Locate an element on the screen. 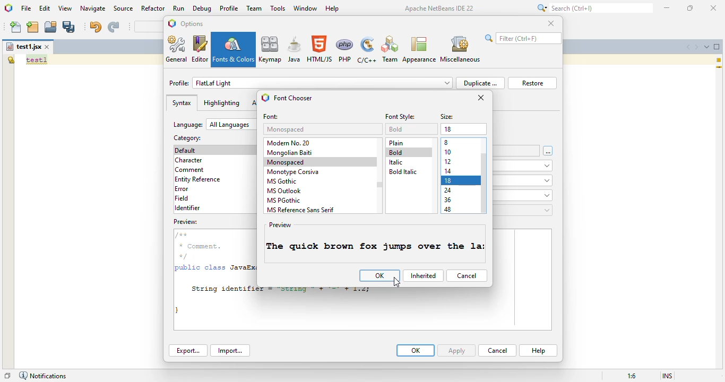 Image resolution: width=725 pixels, height=382 pixels. restore window group is located at coordinates (7, 376).